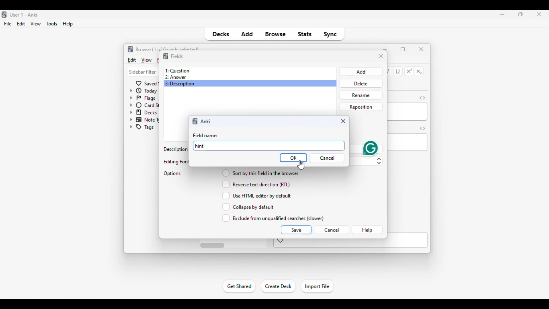 Image resolution: width=549 pixels, height=309 pixels. I want to click on OK, so click(293, 158).